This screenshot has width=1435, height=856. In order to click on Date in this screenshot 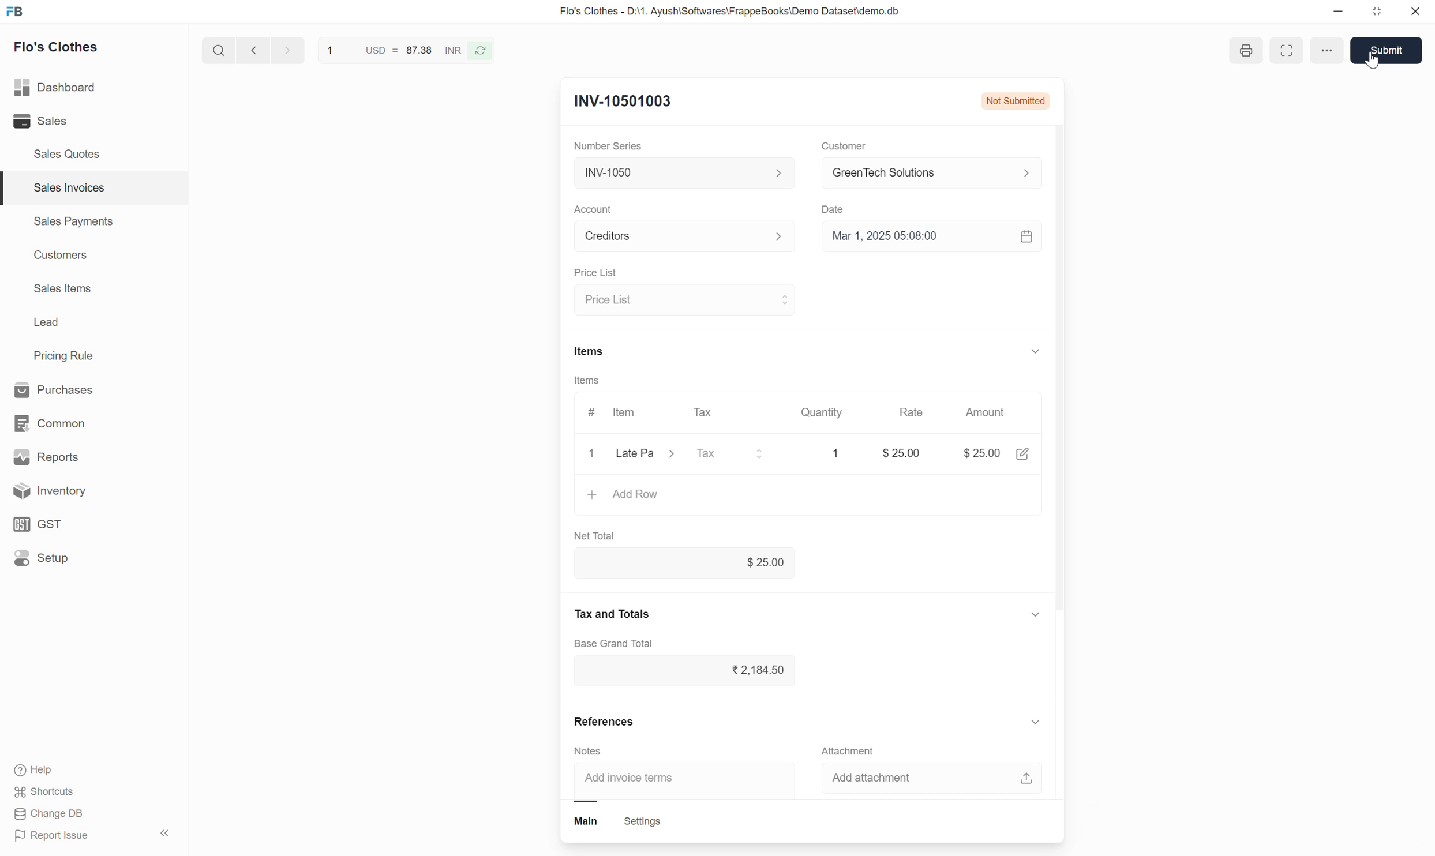, I will do `click(836, 211)`.